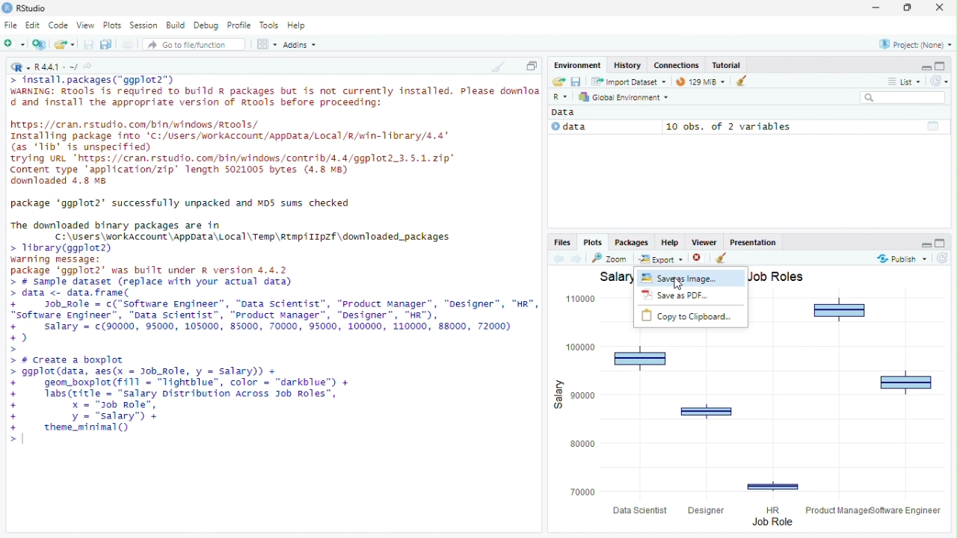 This screenshot has height=538, width=957. I want to click on Help, so click(670, 241).